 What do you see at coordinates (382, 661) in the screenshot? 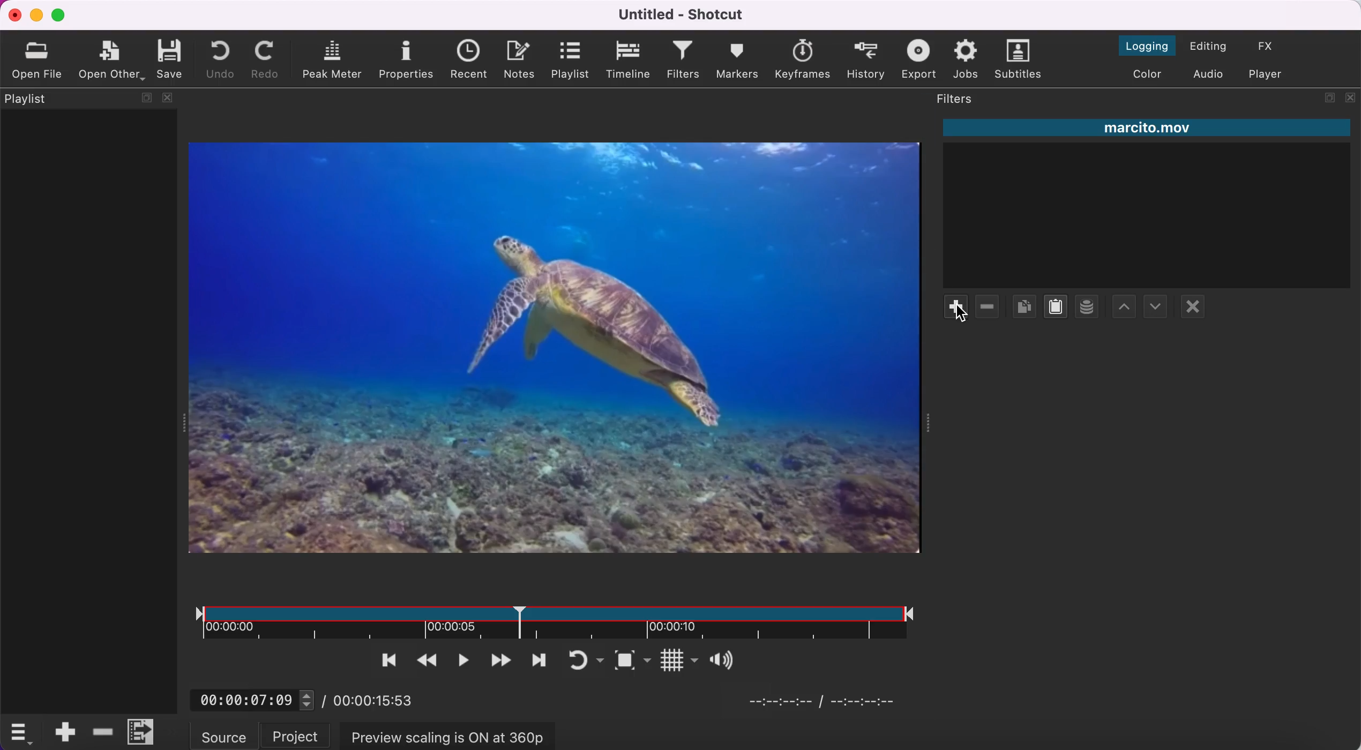
I see `skip to the previous point` at bounding box center [382, 661].